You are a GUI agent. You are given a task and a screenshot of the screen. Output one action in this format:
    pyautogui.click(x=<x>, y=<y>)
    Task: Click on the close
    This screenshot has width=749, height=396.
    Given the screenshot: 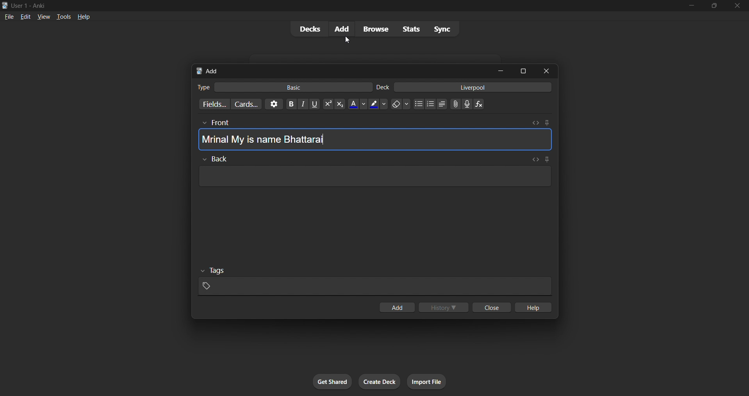 What is the action you would take?
    pyautogui.click(x=492, y=307)
    